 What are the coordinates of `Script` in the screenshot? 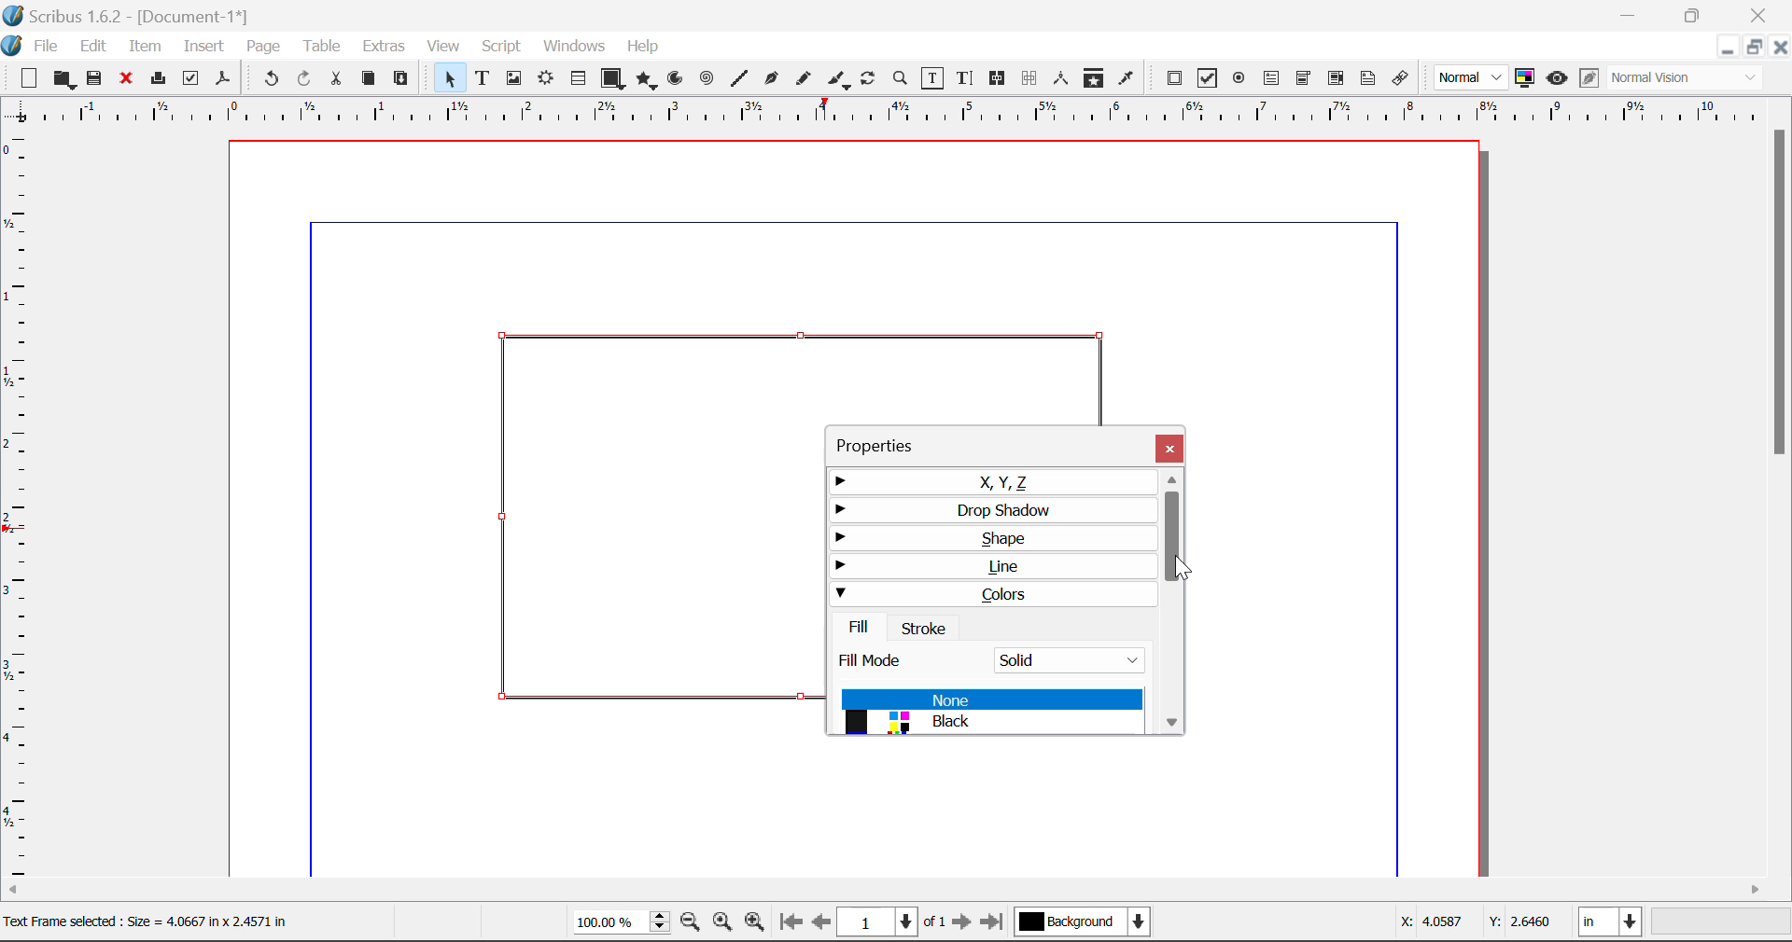 It's located at (502, 48).